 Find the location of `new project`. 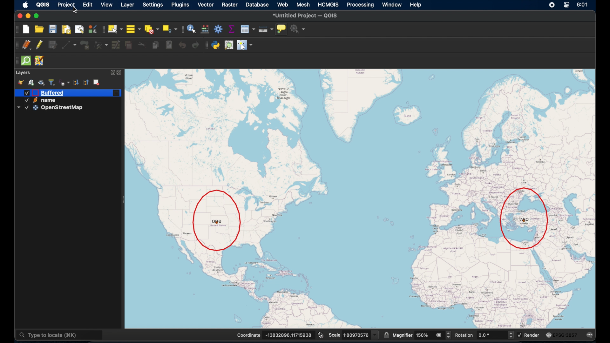

new project is located at coordinates (27, 29).